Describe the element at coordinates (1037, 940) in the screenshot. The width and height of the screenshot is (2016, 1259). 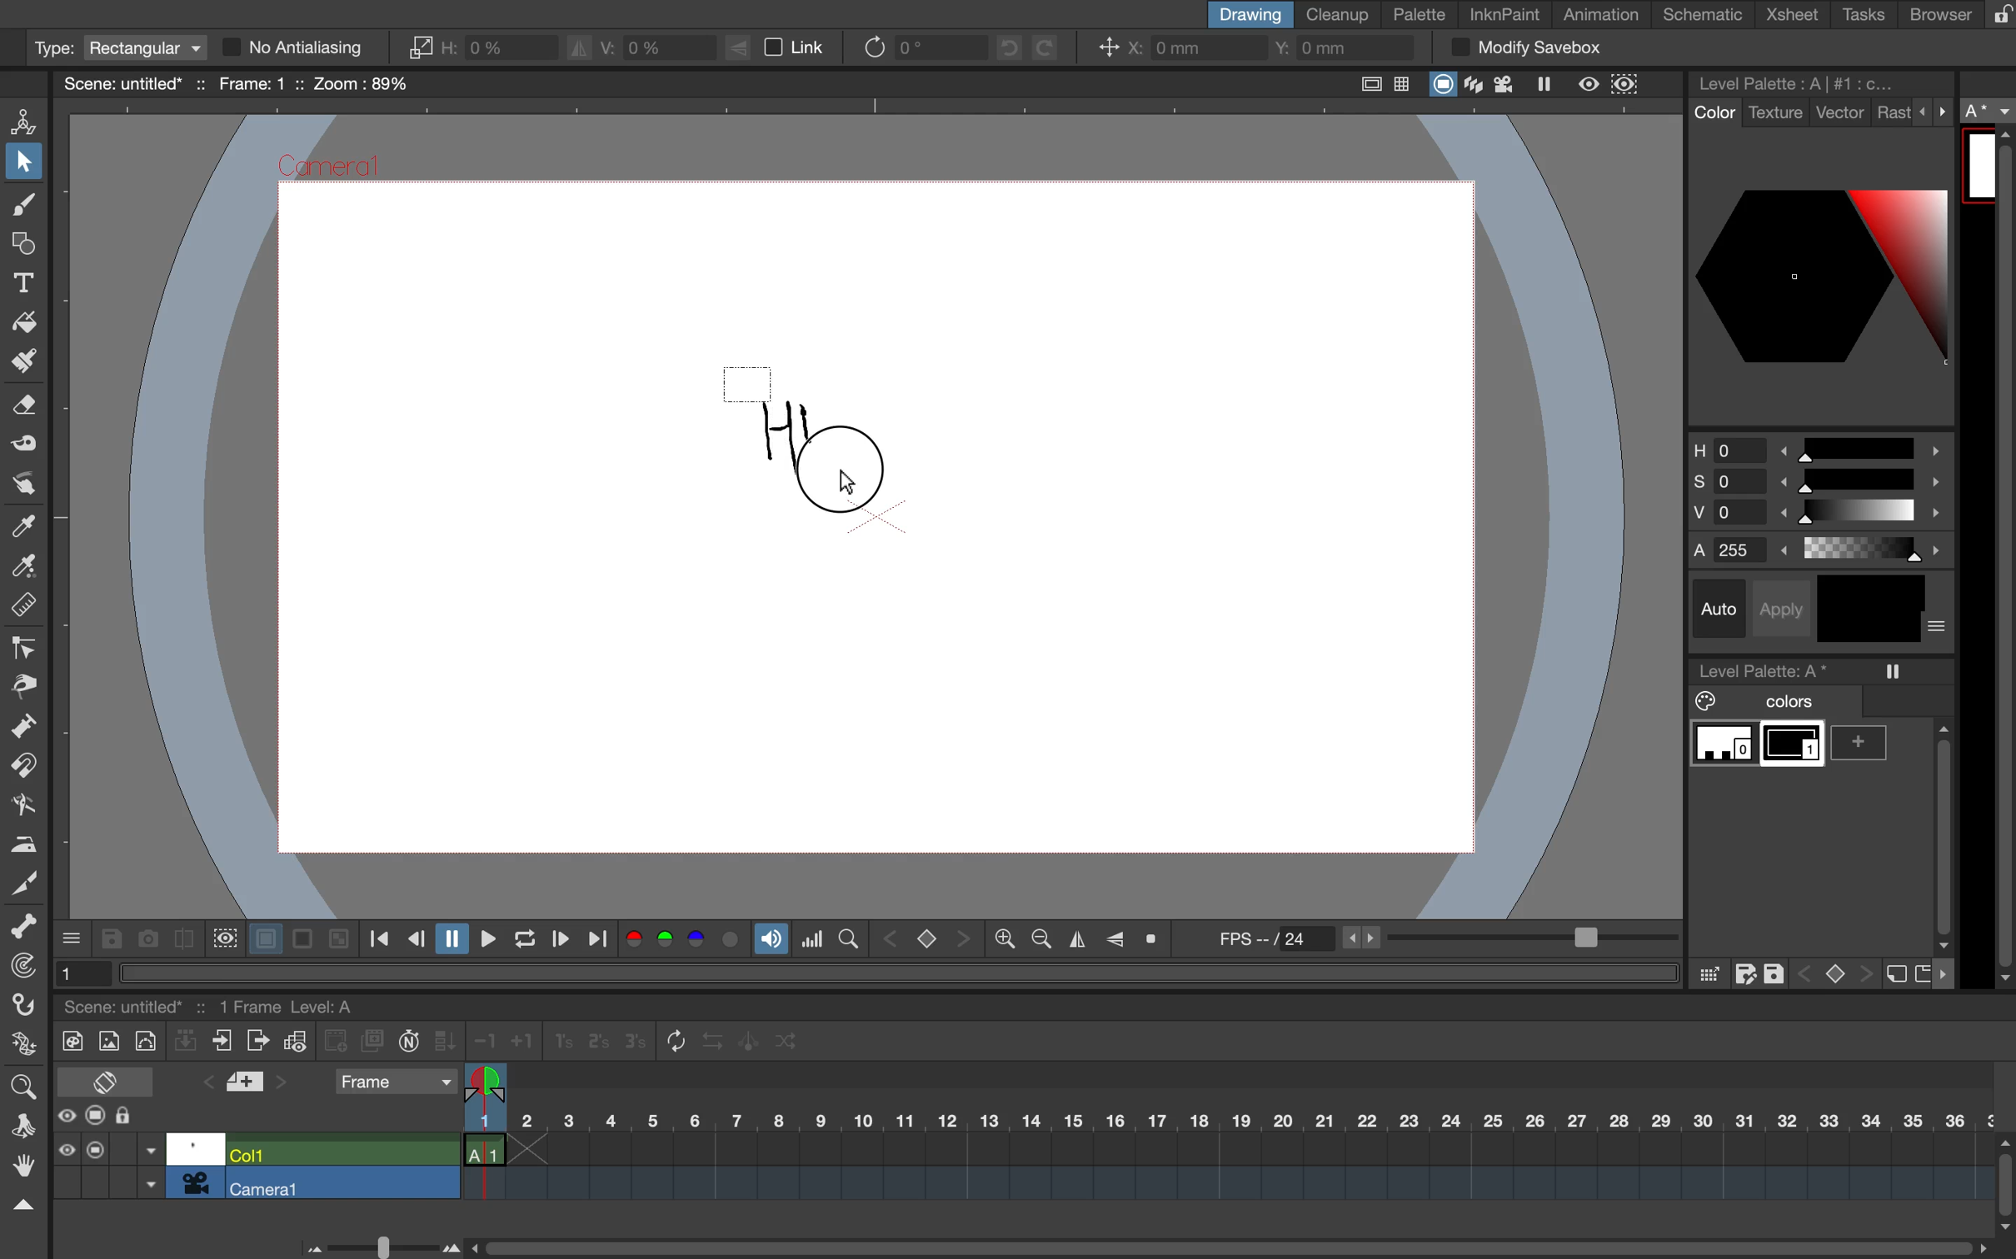
I see `zoom in` at that location.